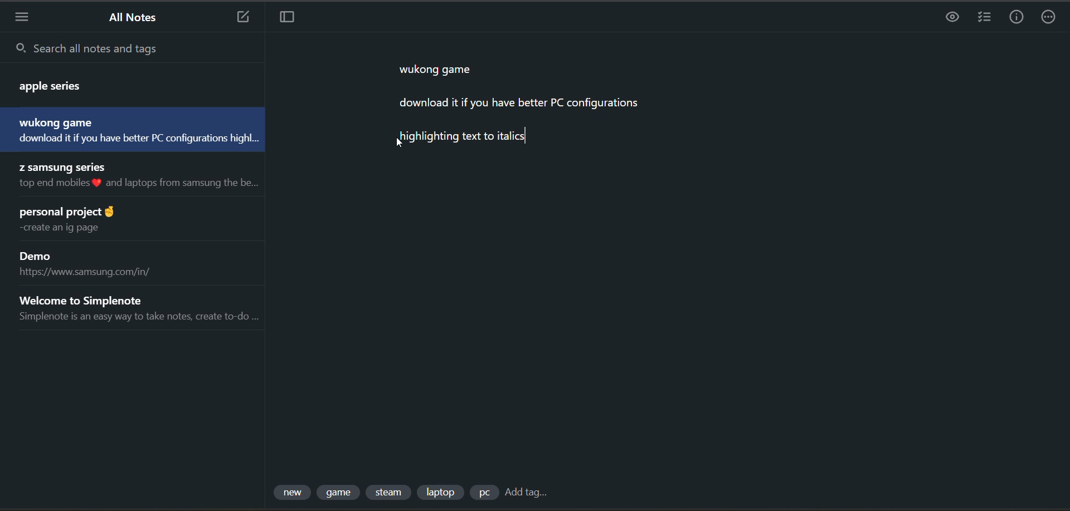 The height and width of the screenshot is (511, 1070). Describe the element at coordinates (390, 493) in the screenshot. I see `tag 3` at that location.